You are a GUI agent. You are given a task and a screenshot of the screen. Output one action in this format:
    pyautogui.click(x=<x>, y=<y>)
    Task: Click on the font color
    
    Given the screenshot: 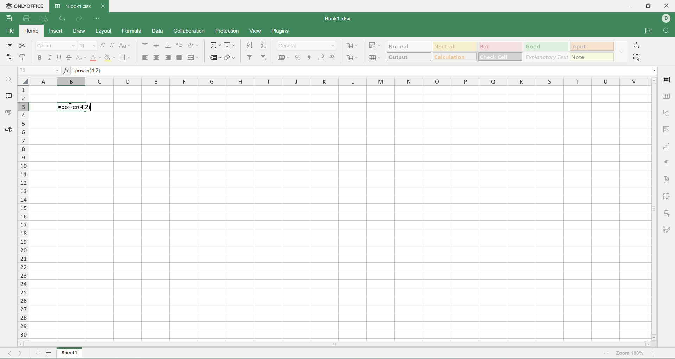 What is the action you would take?
    pyautogui.click(x=96, y=58)
    